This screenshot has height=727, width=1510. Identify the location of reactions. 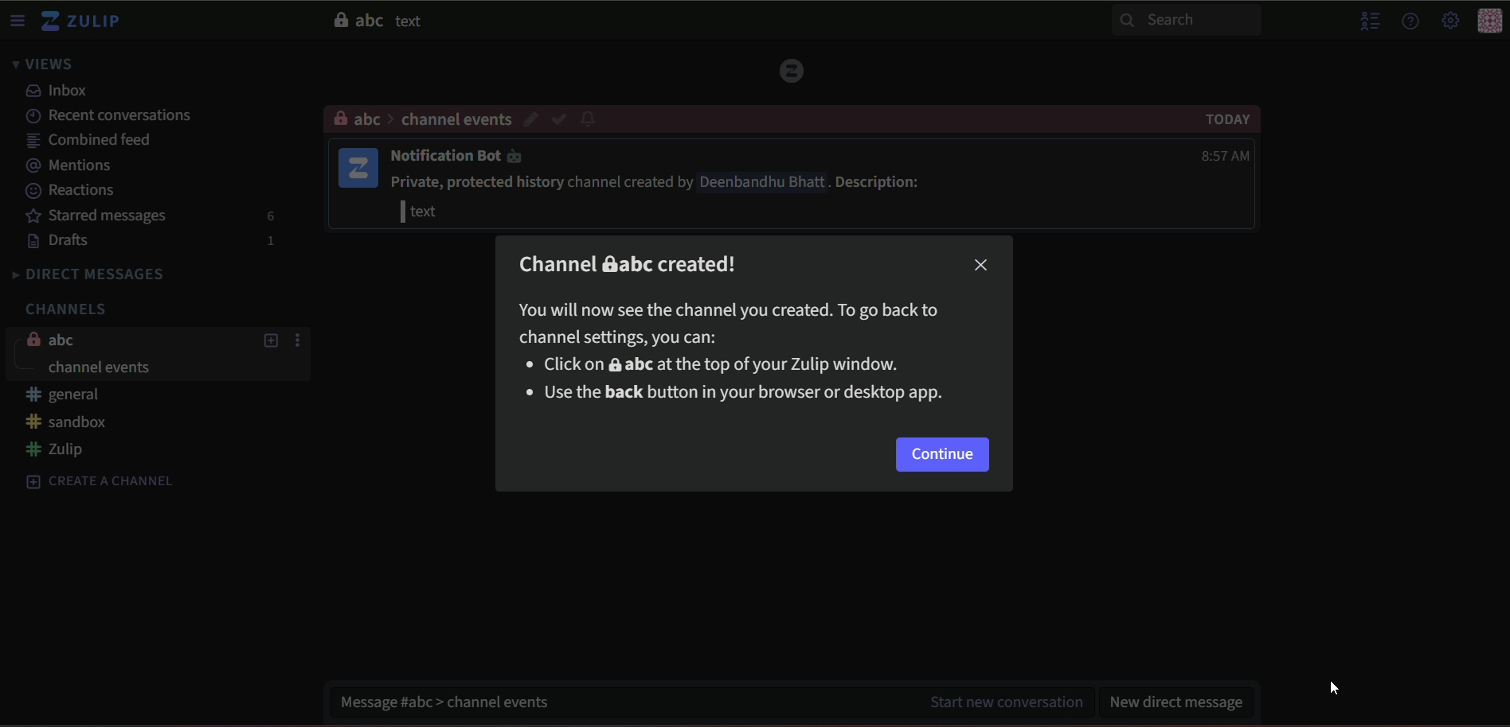
(73, 191).